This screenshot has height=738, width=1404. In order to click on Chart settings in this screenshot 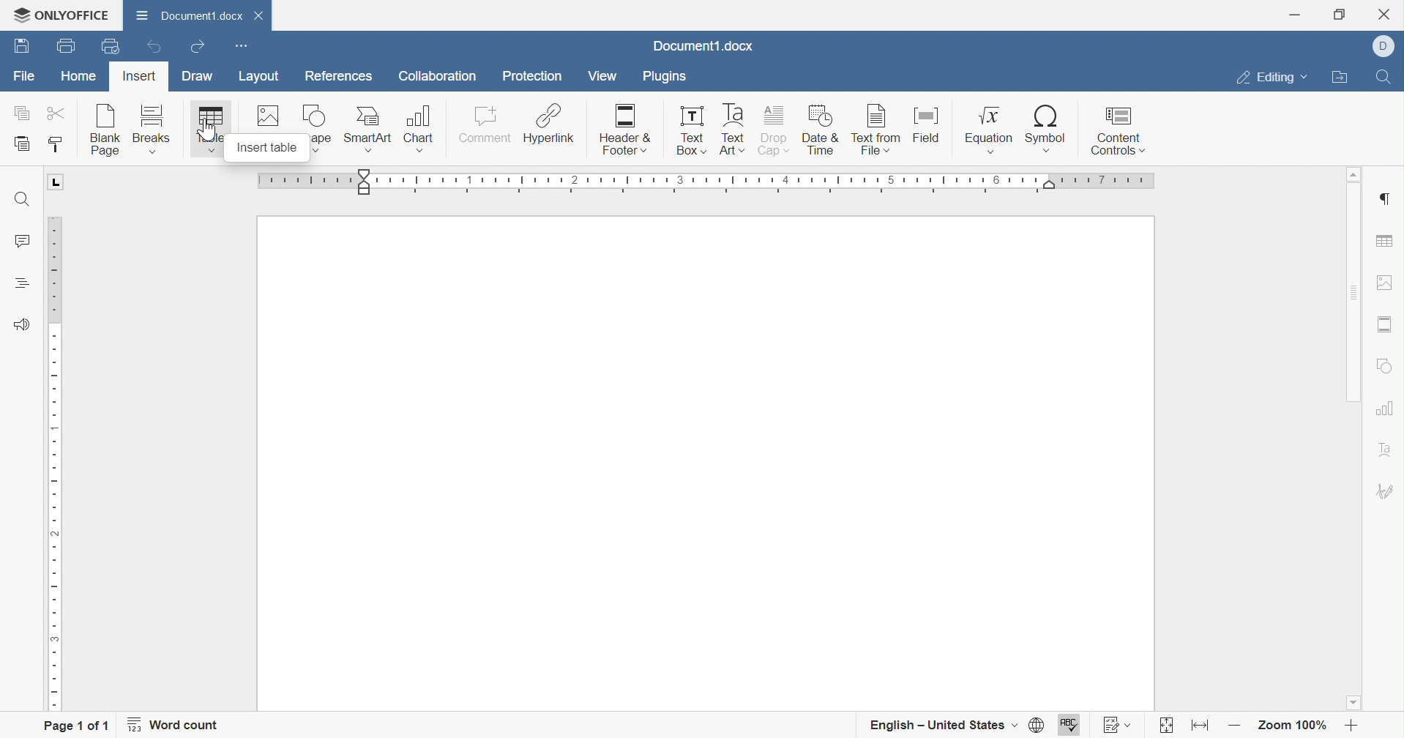, I will do `click(1384, 408)`.